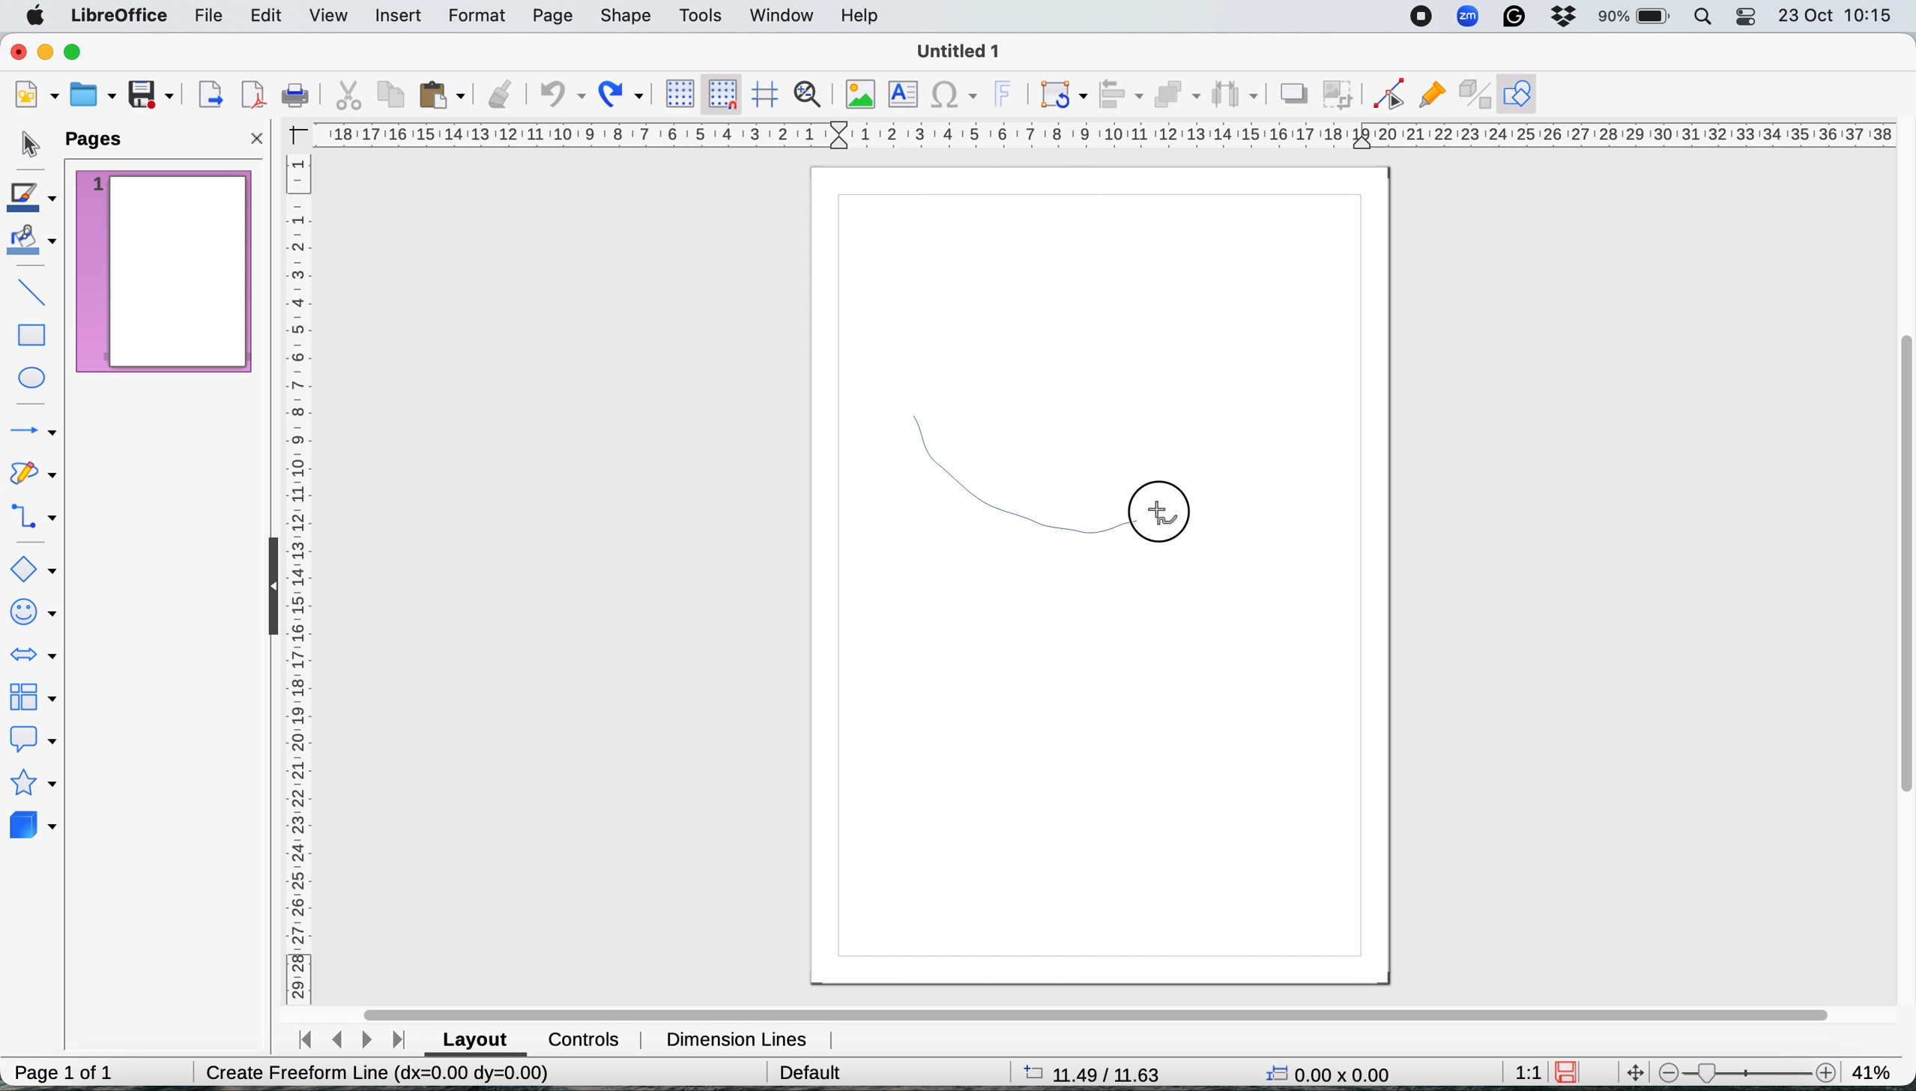 This screenshot has width=1916, height=1091. What do you see at coordinates (258, 140) in the screenshot?
I see `close` at bounding box center [258, 140].